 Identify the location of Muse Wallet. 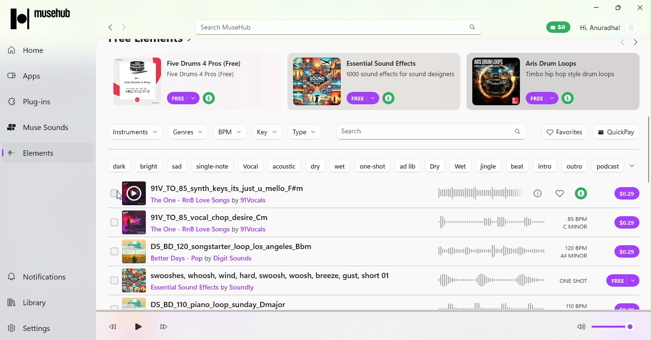
(558, 27).